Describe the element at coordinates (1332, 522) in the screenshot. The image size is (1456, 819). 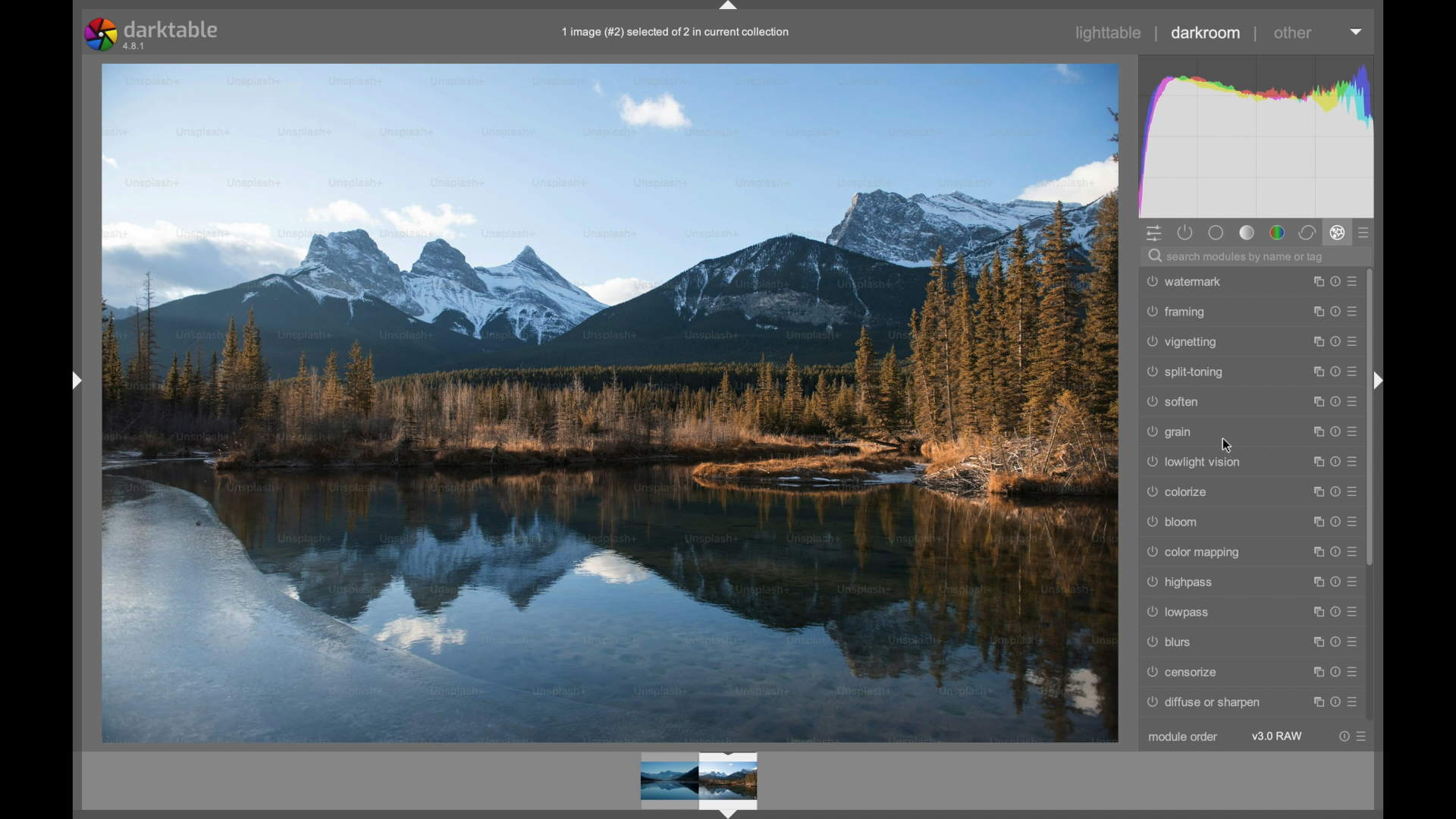
I see `reset parameters` at that location.